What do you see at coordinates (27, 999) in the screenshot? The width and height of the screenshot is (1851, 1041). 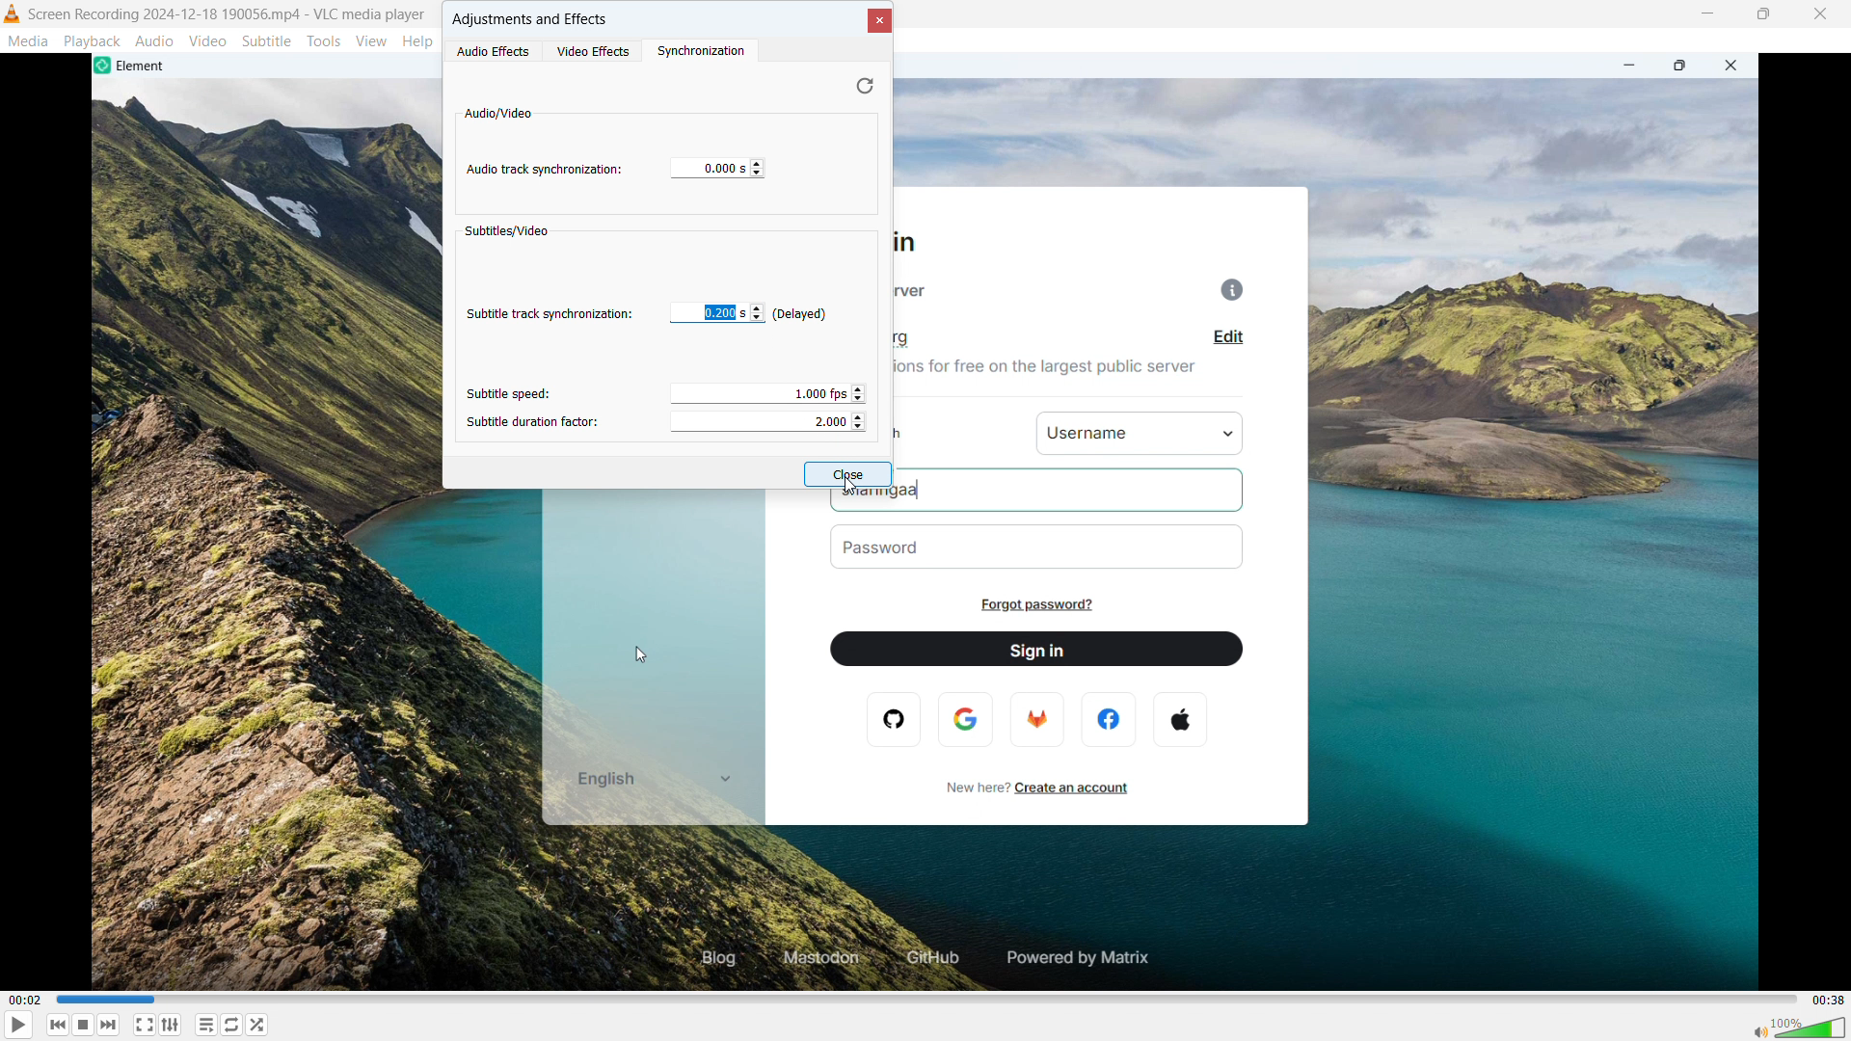 I see `time elapsed-00.02` at bounding box center [27, 999].